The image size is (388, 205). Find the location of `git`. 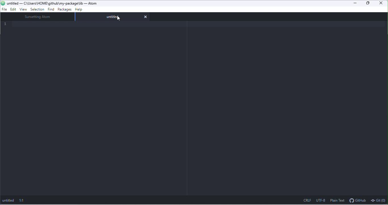

git is located at coordinates (378, 200).